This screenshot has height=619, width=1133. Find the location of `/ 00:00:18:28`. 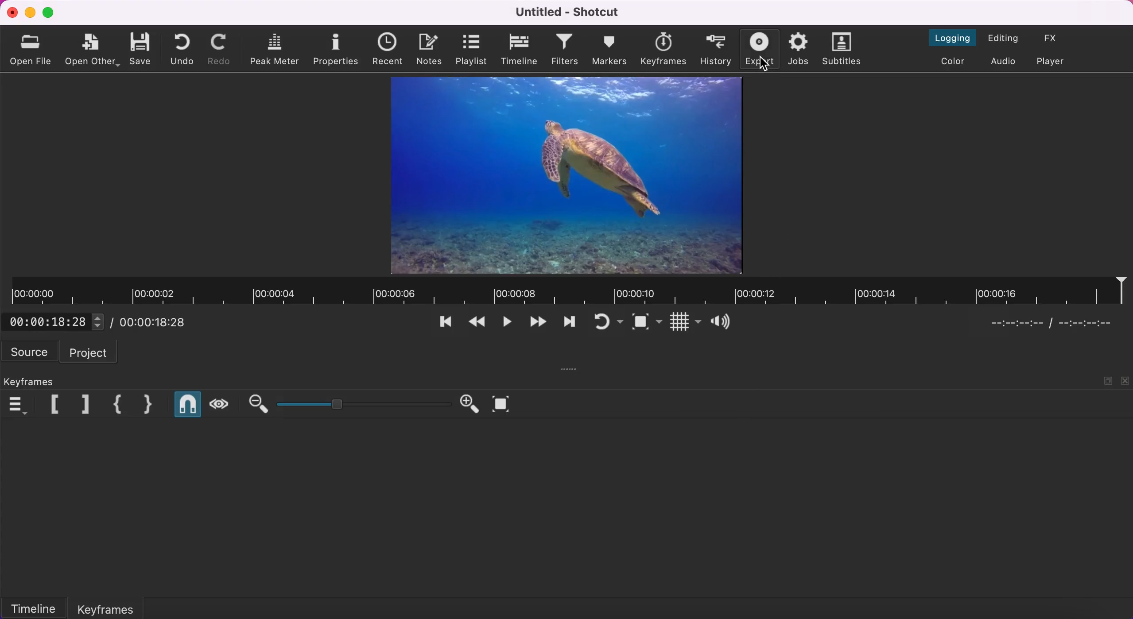

/ 00:00:18:28 is located at coordinates (151, 322).